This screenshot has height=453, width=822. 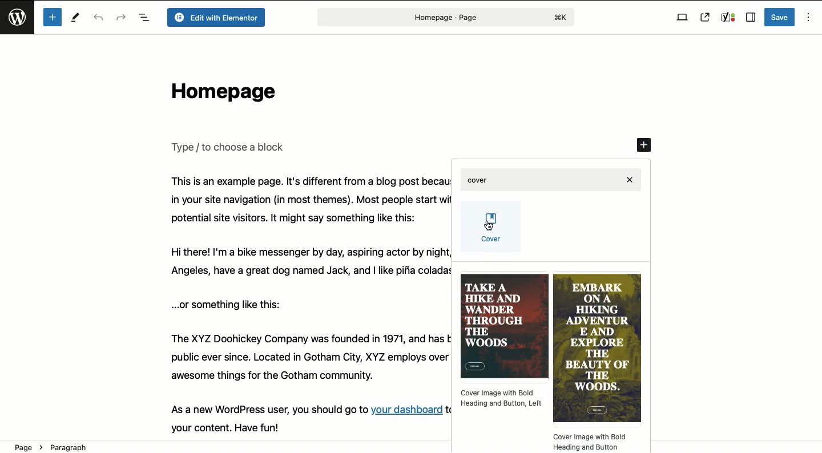 I want to click on Redo, so click(x=121, y=17).